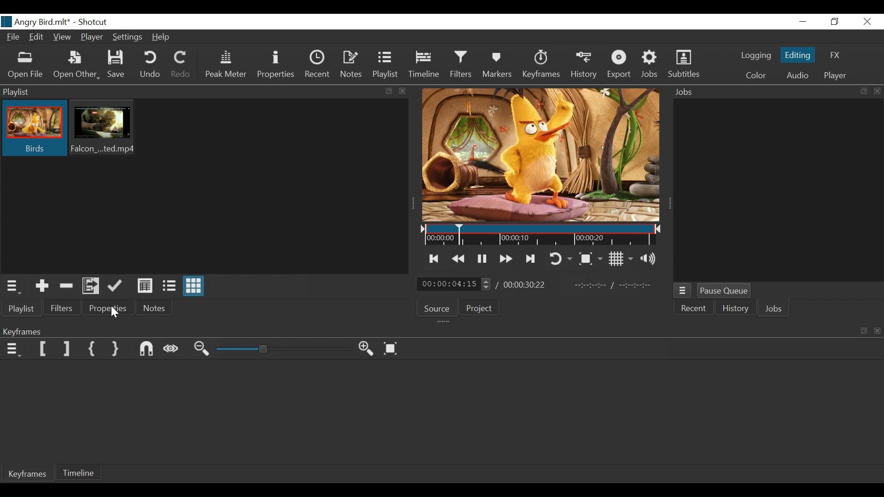 This screenshot has width=884, height=497. What do you see at coordinates (797, 54) in the screenshot?
I see `Editing` at bounding box center [797, 54].